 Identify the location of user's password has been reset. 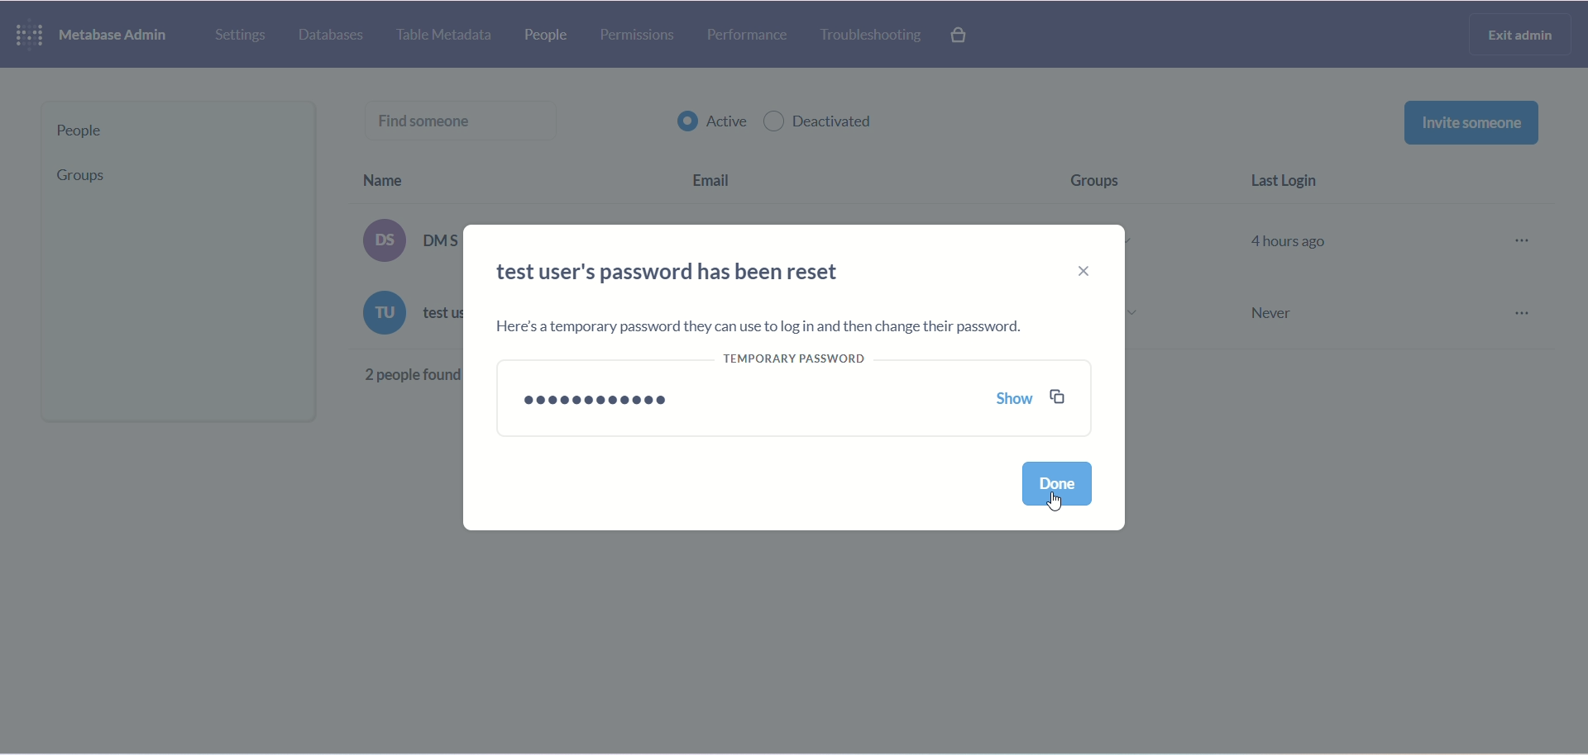
(679, 278).